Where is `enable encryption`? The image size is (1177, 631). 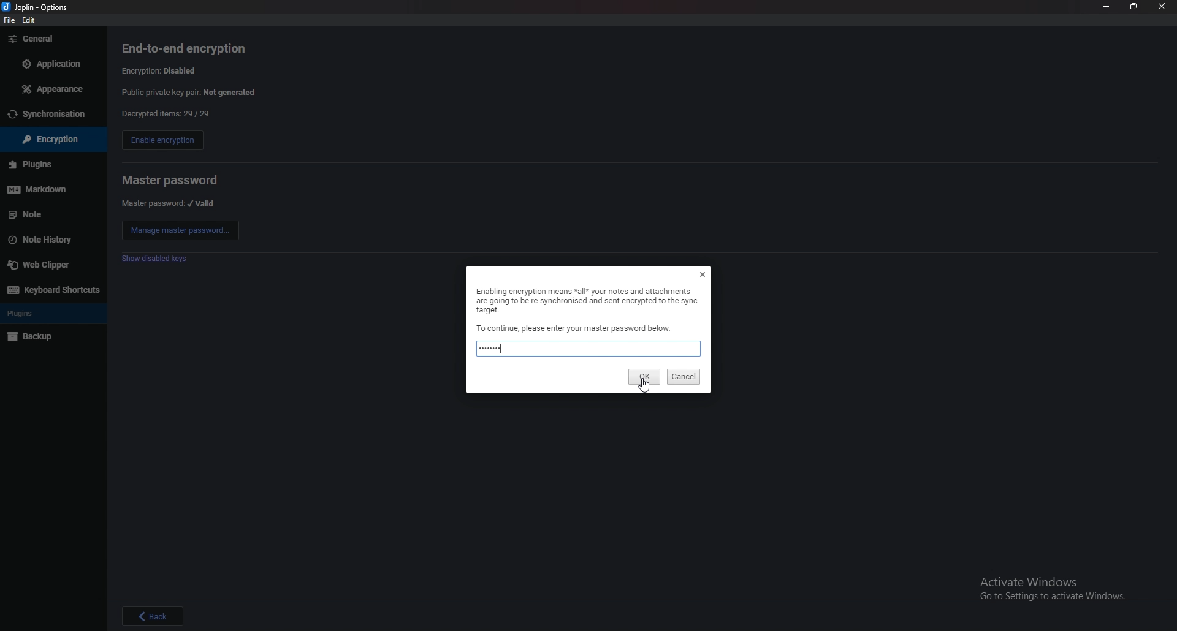 enable encryption is located at coordinates (159, 140).